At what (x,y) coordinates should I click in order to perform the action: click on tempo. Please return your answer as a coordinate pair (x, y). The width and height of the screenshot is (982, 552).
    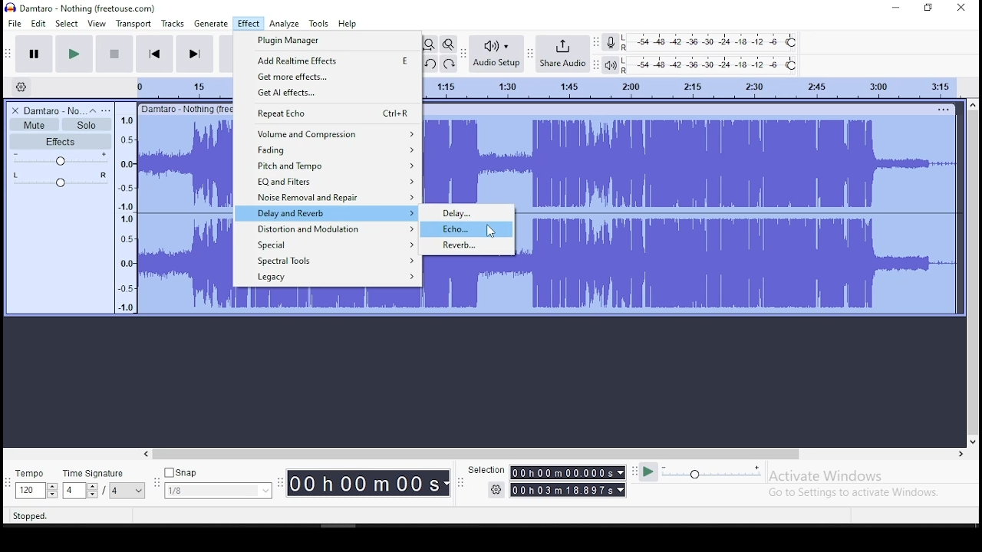
    Looking at the image, I should click on (37, 474).